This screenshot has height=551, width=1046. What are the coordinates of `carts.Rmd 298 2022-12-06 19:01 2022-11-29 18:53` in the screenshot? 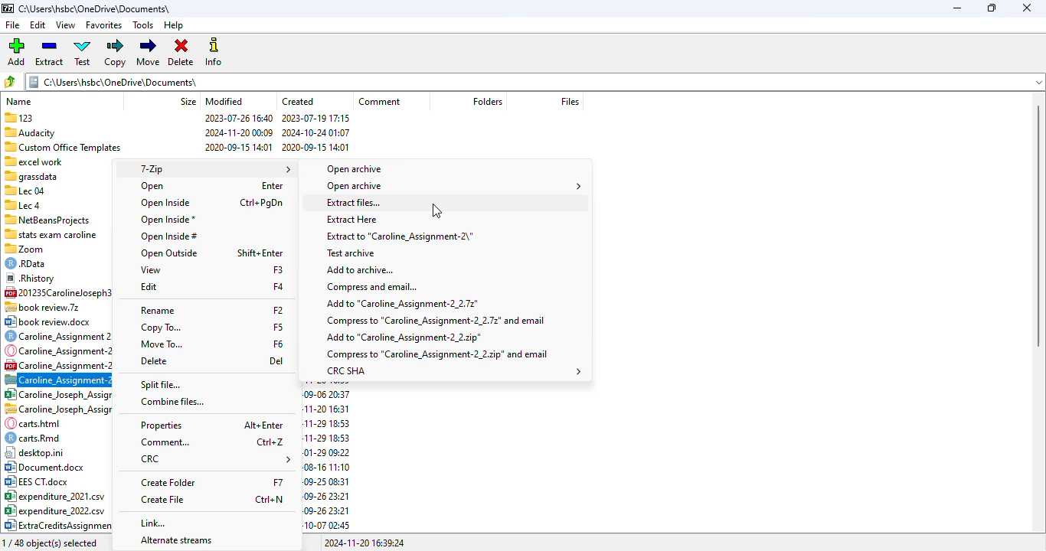 It's located at (56, 438).